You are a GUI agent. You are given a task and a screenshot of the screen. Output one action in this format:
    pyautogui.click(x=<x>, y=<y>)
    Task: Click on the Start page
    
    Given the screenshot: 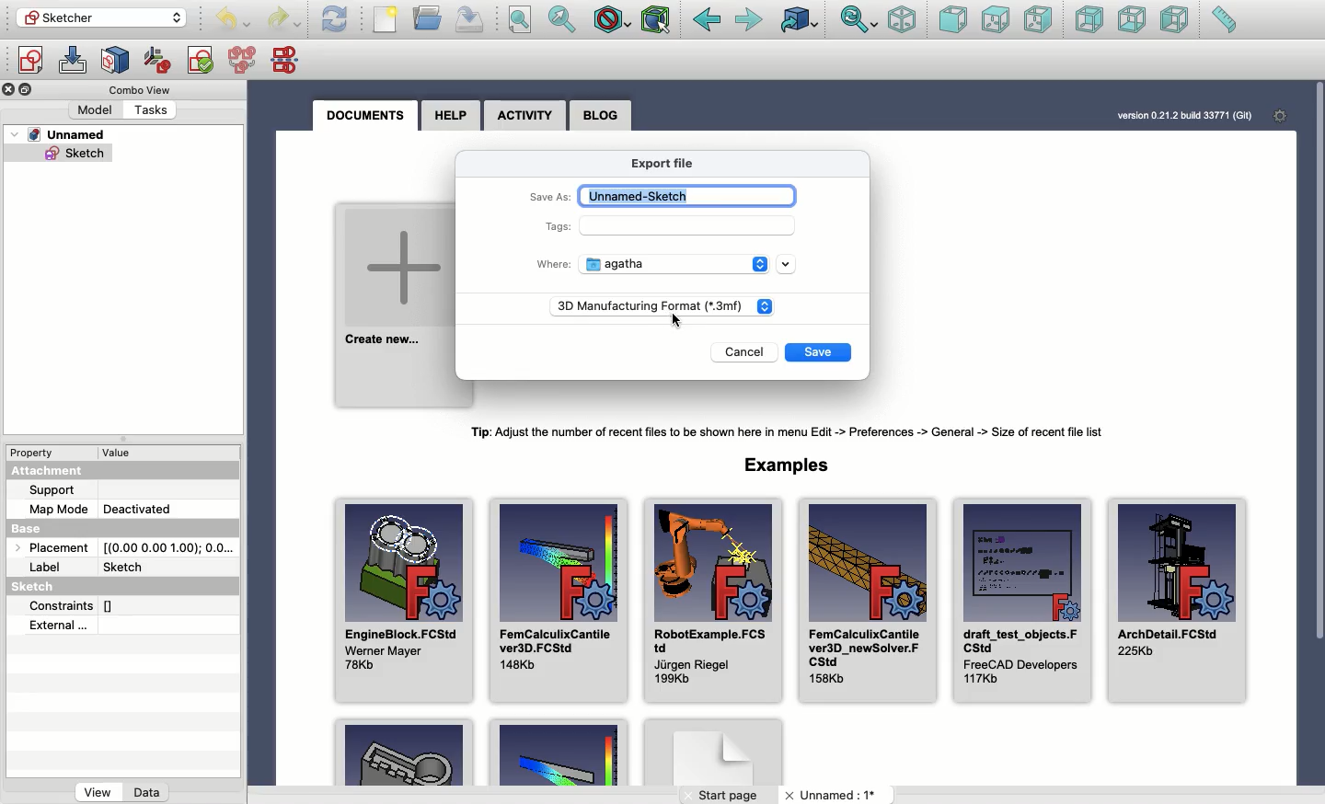 What is the action you would take?
    pyautogui.click(x=731, y=794)
    